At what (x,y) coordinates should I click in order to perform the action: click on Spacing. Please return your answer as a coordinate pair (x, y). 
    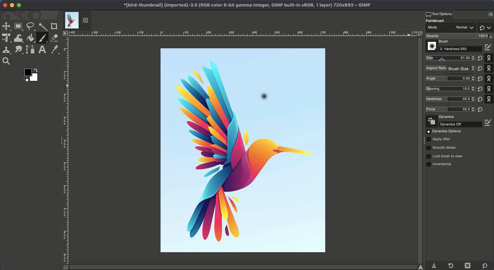
    Looking at the image, I should click on (449, 88).